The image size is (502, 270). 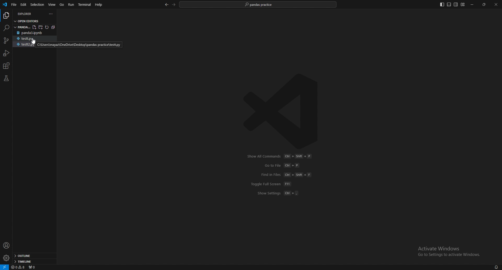 I want to click on resize, so click(x=485, y=4).